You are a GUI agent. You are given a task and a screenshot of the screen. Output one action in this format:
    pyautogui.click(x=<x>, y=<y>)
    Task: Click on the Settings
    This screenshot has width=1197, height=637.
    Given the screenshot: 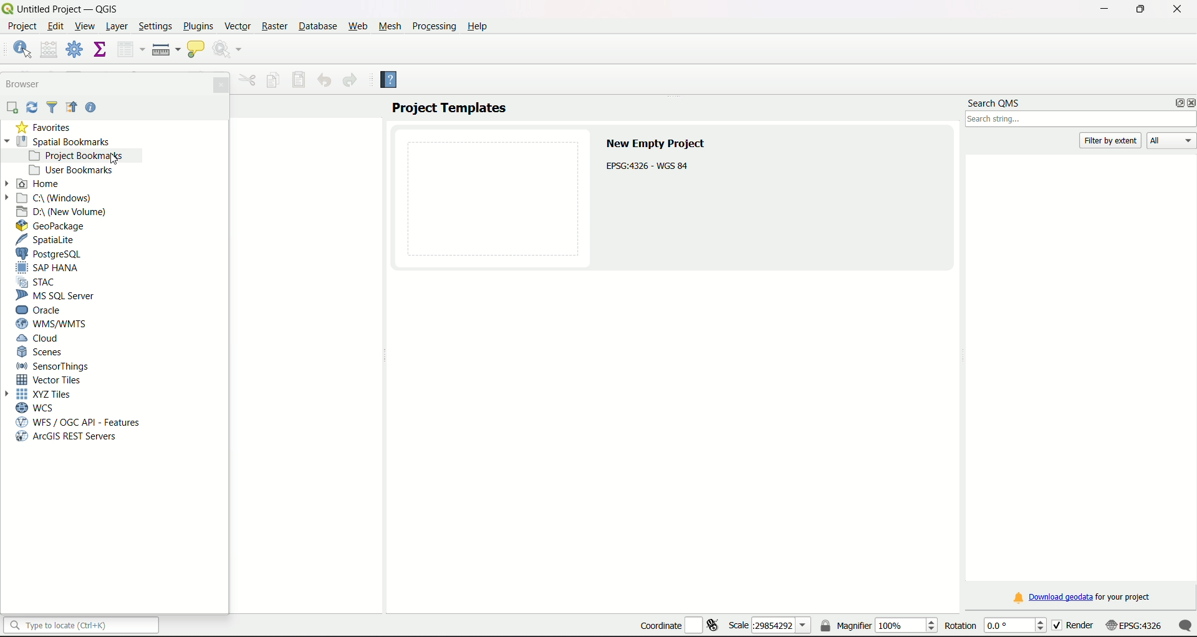 What is the action you would take?
    pyautogui.click(x=156, y=27)
    